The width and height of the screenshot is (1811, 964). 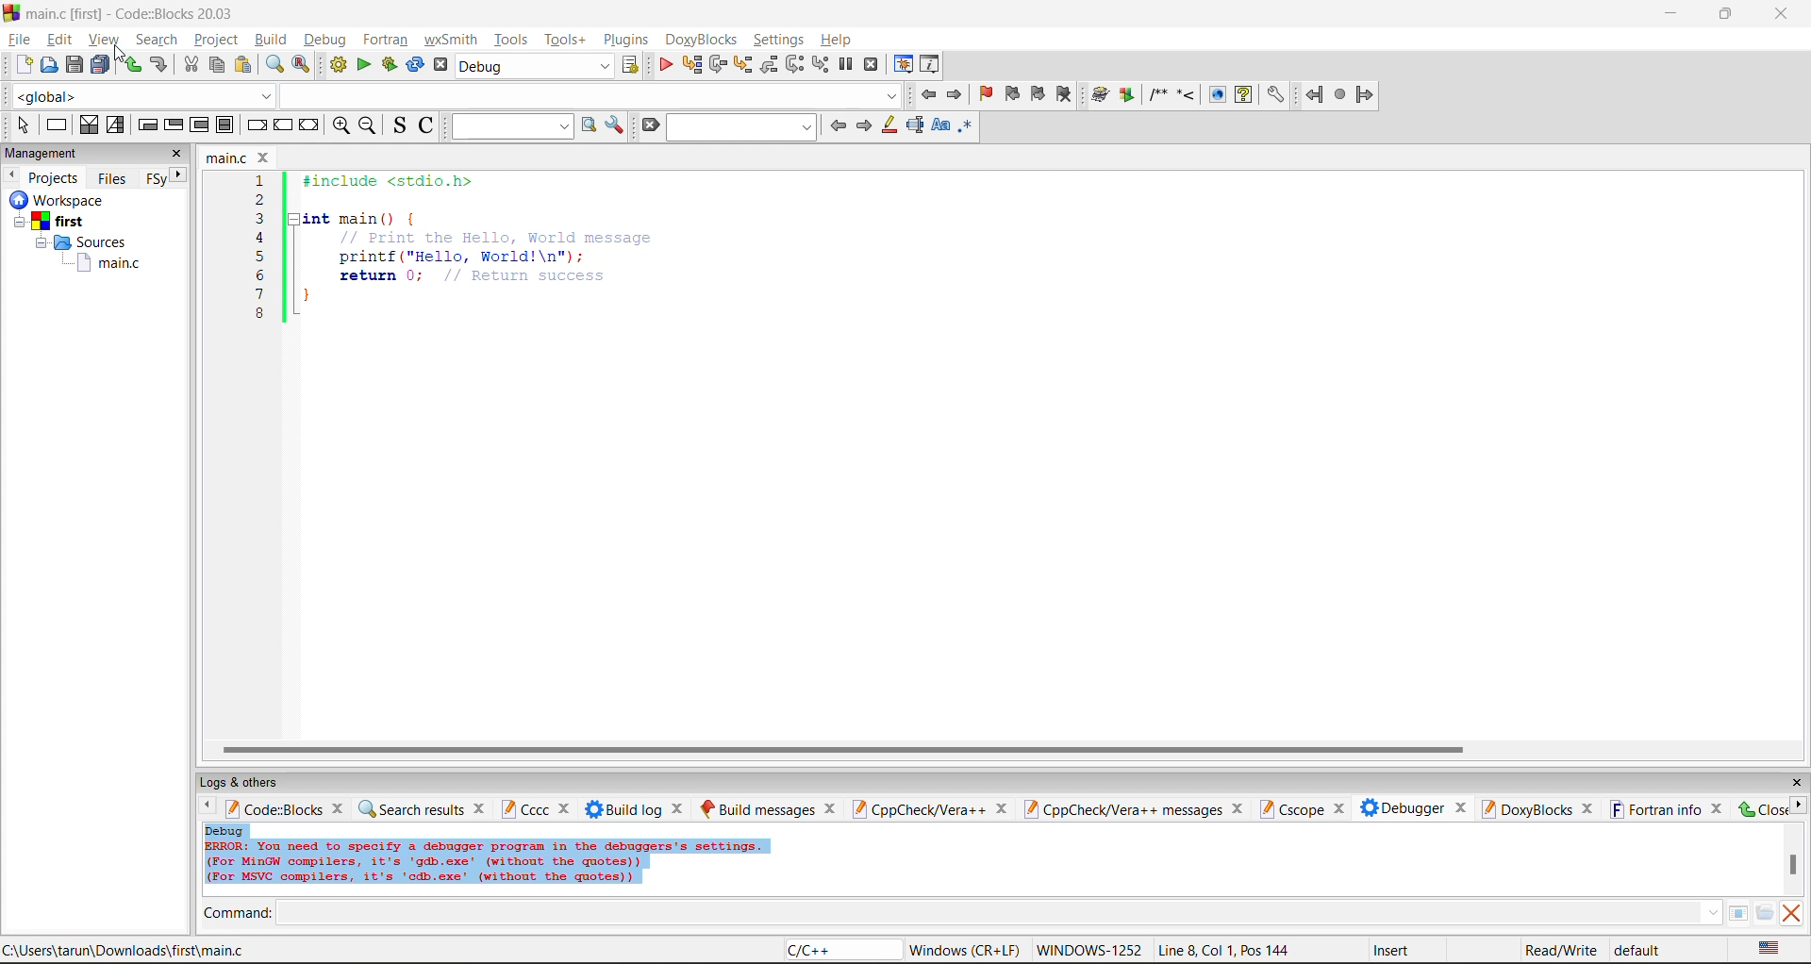 What do you see at coordinates (162, 65) in the screenshot?
I see `redo` at bounding box center [162, 65].